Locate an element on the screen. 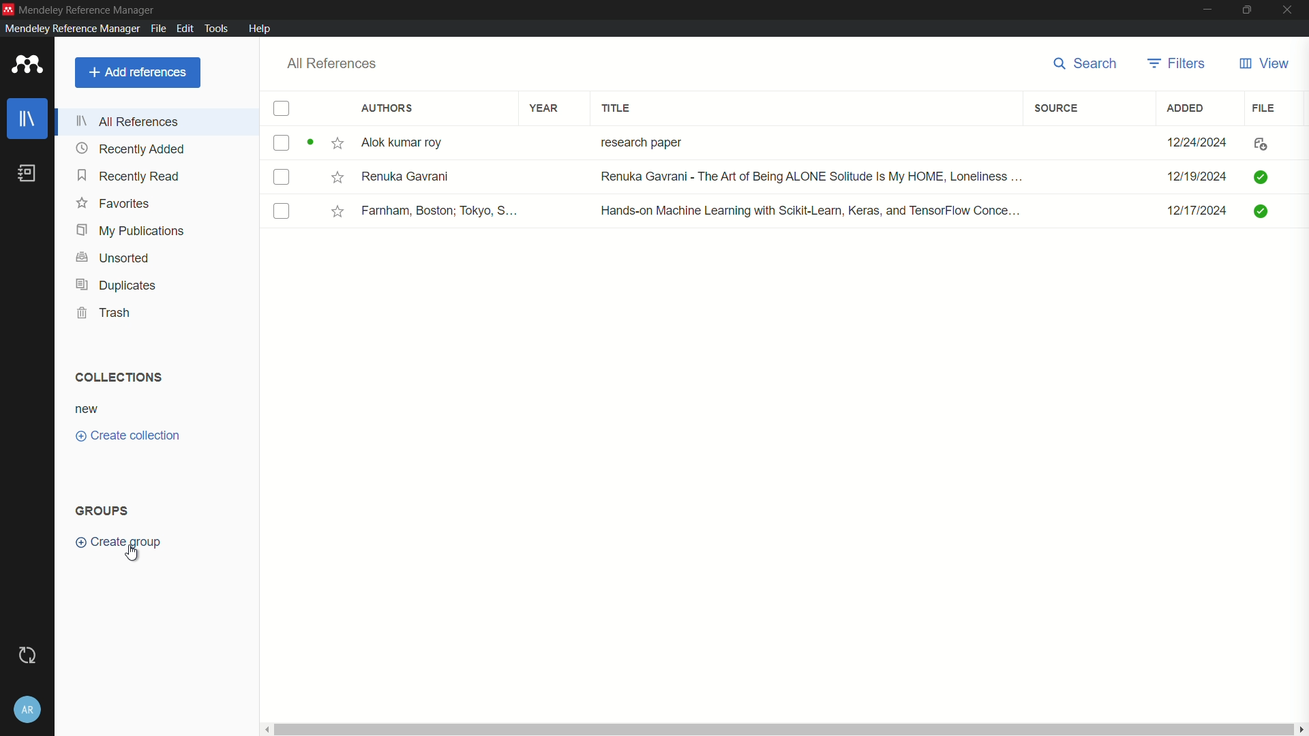  Star is located at coordinates (336, 177).